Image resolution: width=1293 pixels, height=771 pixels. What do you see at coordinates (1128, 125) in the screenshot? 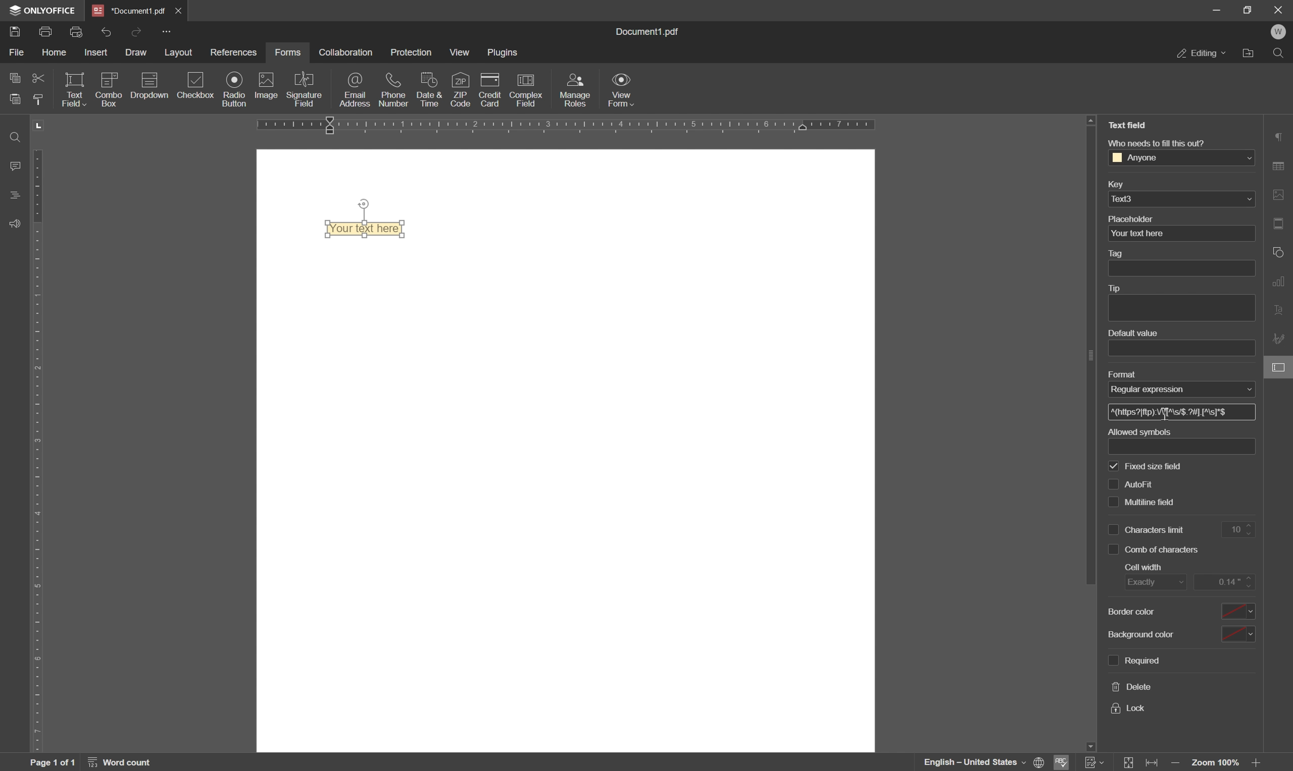
I see `text field` at bounding box center [1128, 125].